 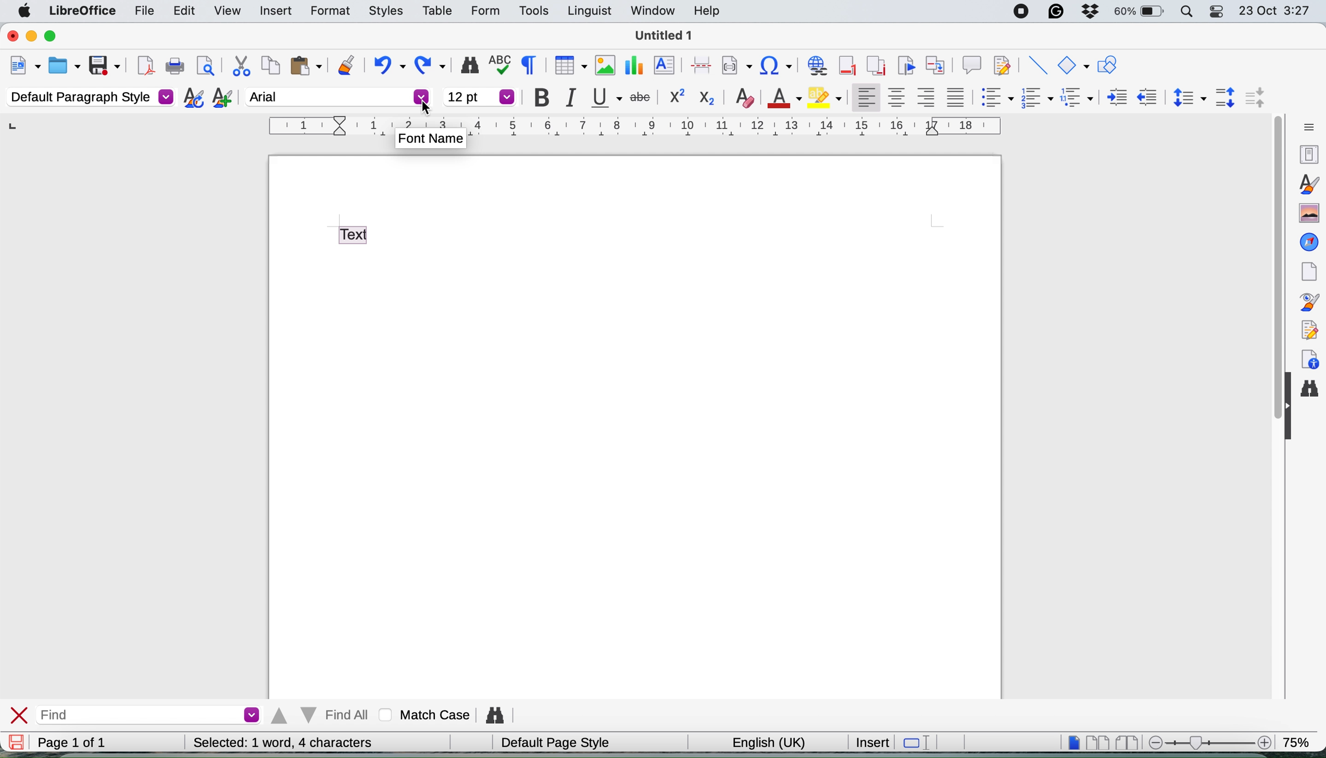 What do you see at coordinates (239, 66) in the screenshot?
I see `cut` at bounding box center [239, 66].